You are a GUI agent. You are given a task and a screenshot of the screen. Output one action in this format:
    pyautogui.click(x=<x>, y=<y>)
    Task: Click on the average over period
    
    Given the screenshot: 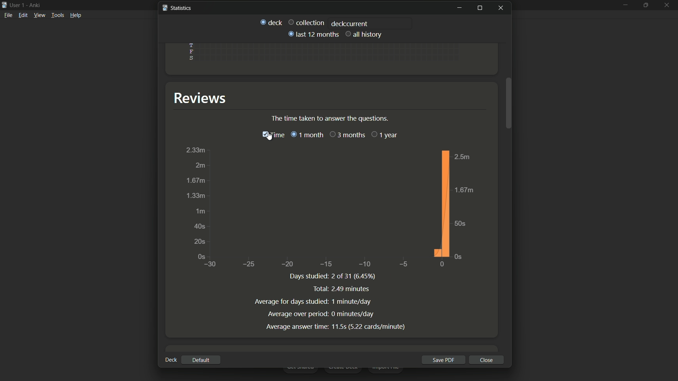 What is the action you would take?
    pyautogui.click(x=298, y=314)
    